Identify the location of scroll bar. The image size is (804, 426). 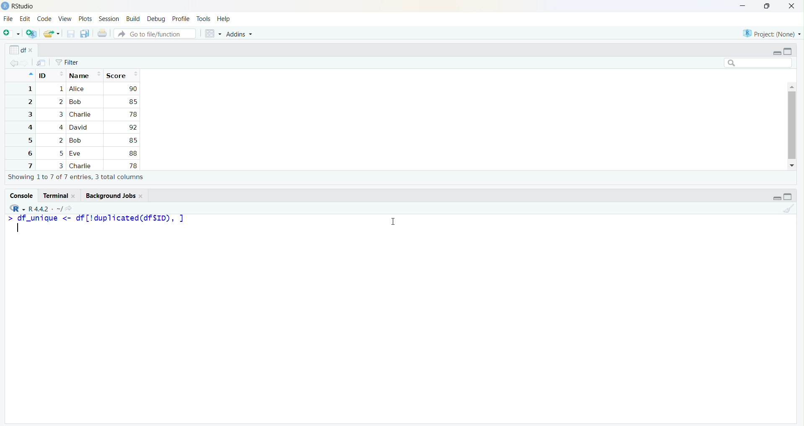
(791, 125).